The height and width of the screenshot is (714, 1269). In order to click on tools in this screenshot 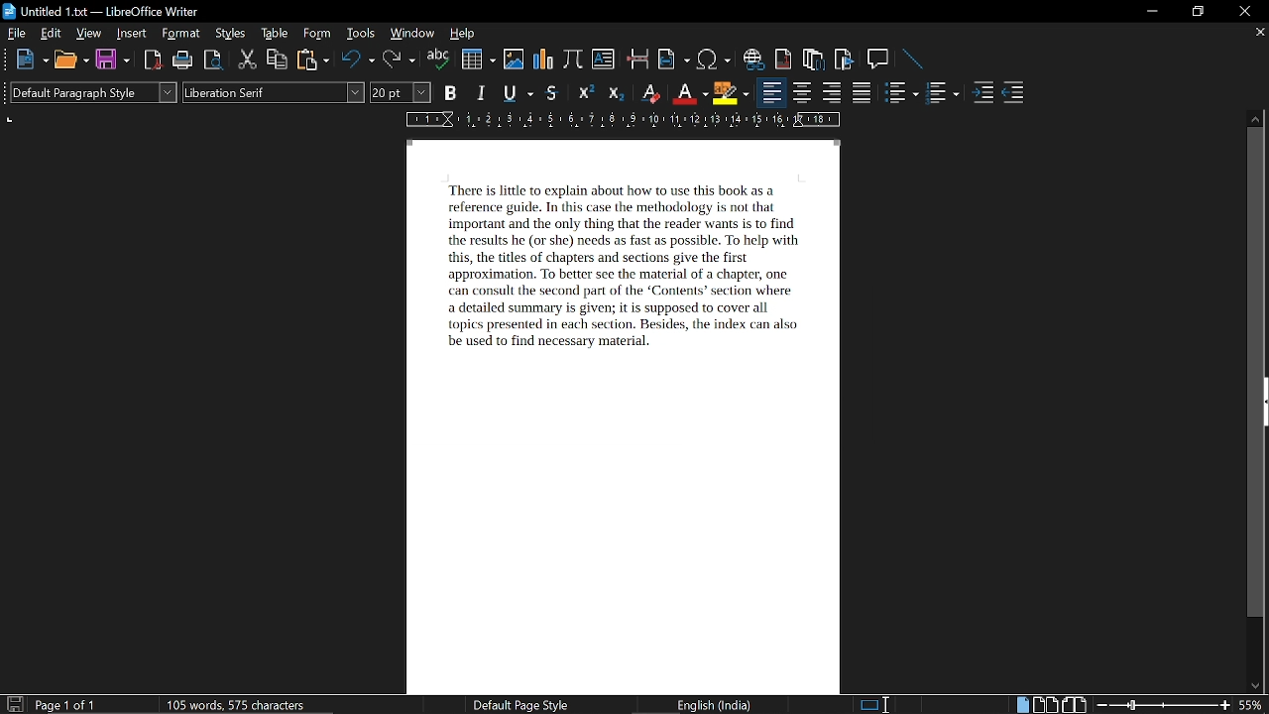, I will do `click(359, 33)`.